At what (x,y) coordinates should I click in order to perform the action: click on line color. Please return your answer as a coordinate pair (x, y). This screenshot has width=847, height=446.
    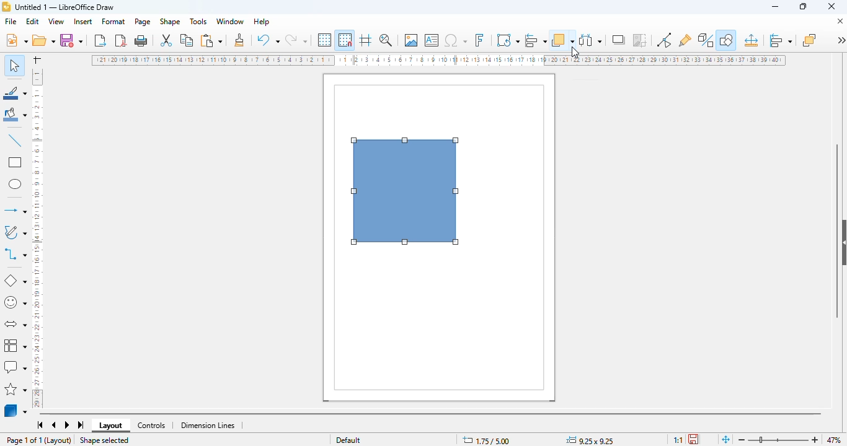
    Looking at the image, I should click on (16, 92).